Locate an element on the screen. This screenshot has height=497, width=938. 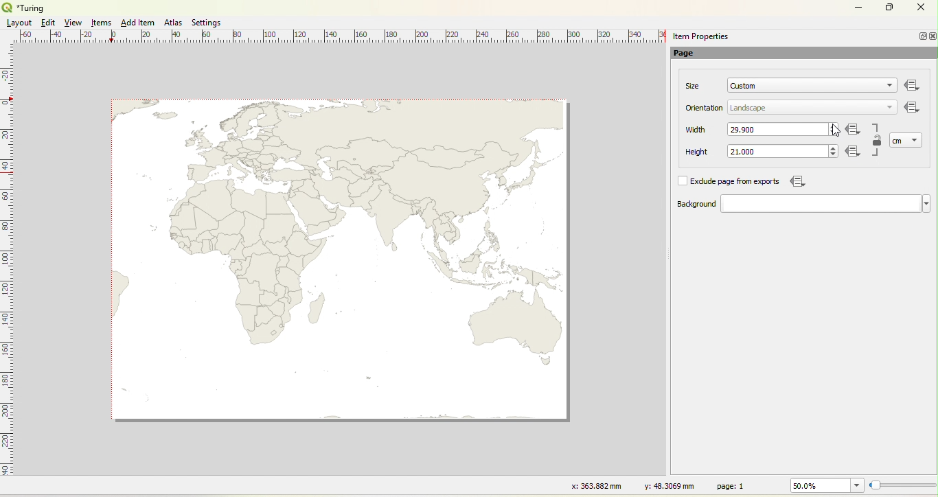
50.0% is located at coordinates (825, 485).